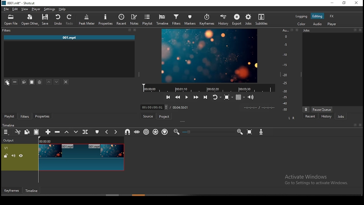 This screenshot has height=205, width=364. What do you see at coordinates (24, 9) in the screenshot?
I see `view` at bounding box center [24, 9].